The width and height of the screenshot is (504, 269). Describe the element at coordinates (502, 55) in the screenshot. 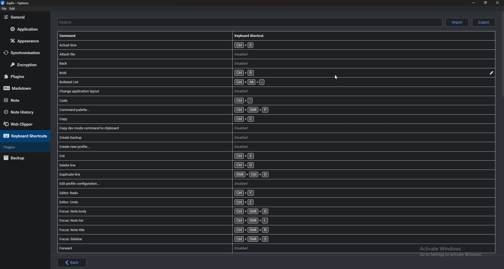

I see `Scroll bar` at that location.